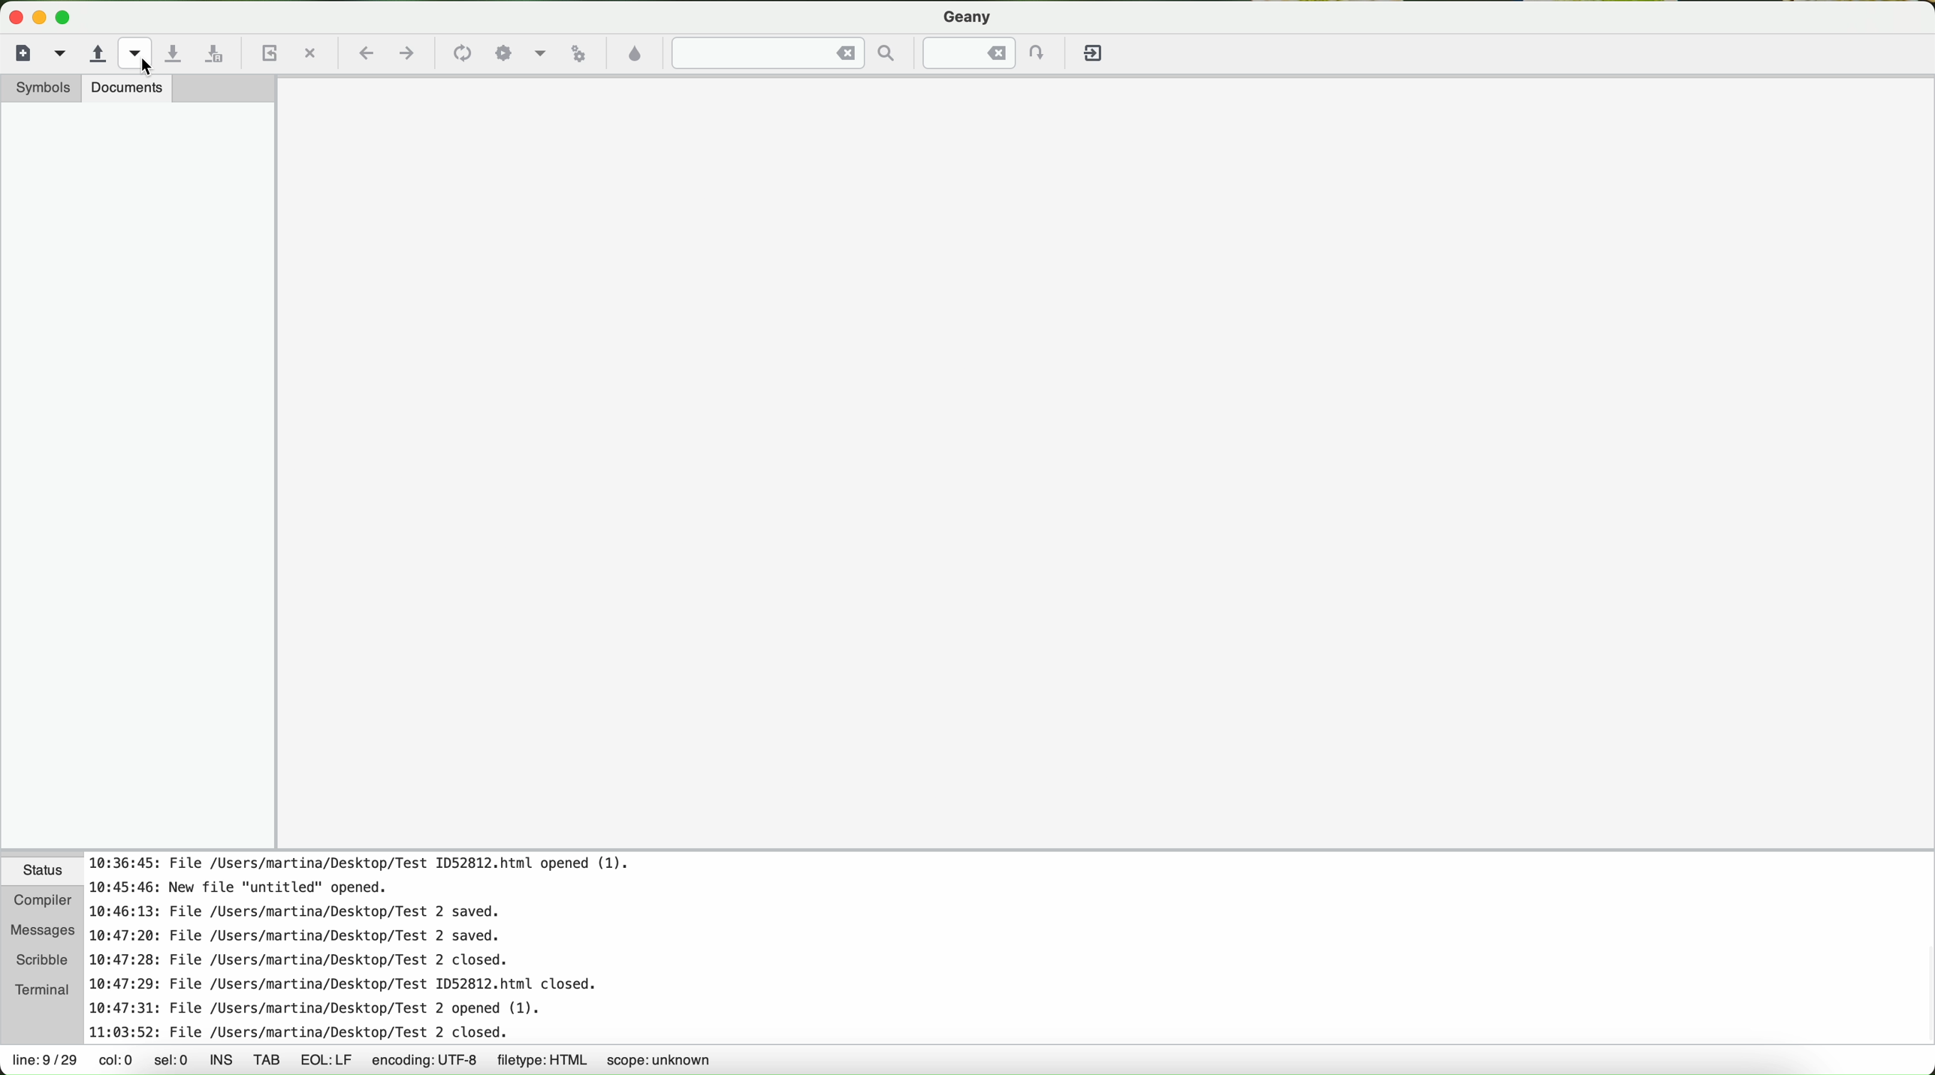 This screenshot has height=1075, width=1935. What do you see at coordinates (40, 932) in the screenshot?
I see `messages` at bounding box center [40, 932].